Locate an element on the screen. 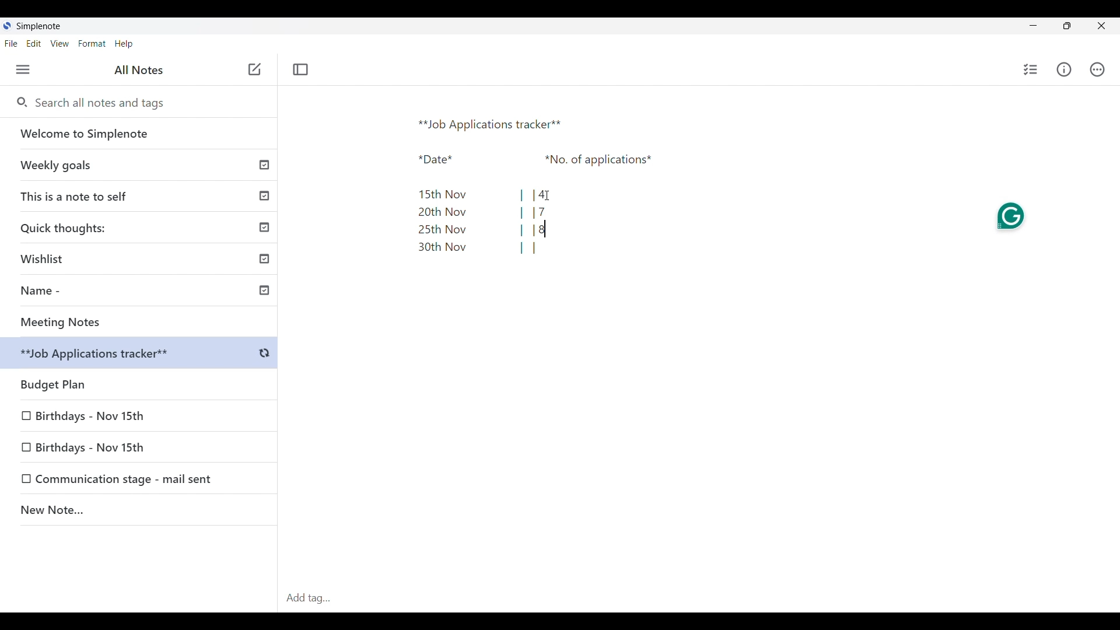  Birthdays - Nov 15th is located at coordinates (92, 414).